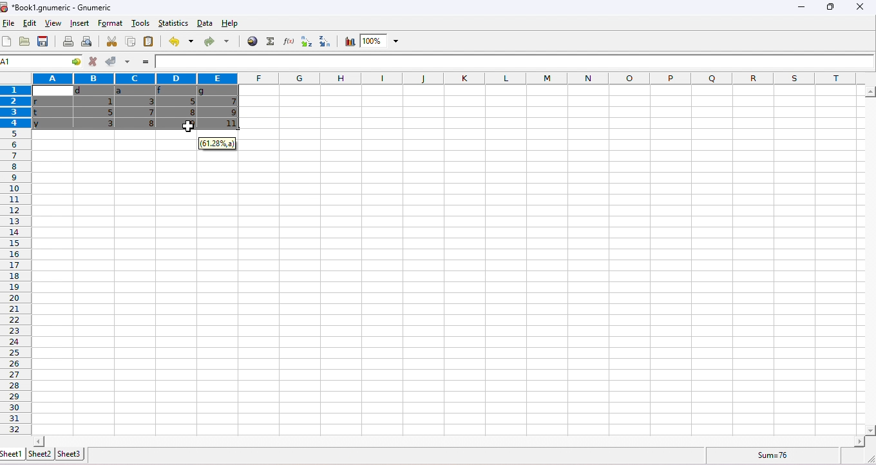 The height and width of the screenshot is (465, 876). What do you see at coordinates (205, 23) in the screenshot?
I see `data` at bounding box center [205, 23].